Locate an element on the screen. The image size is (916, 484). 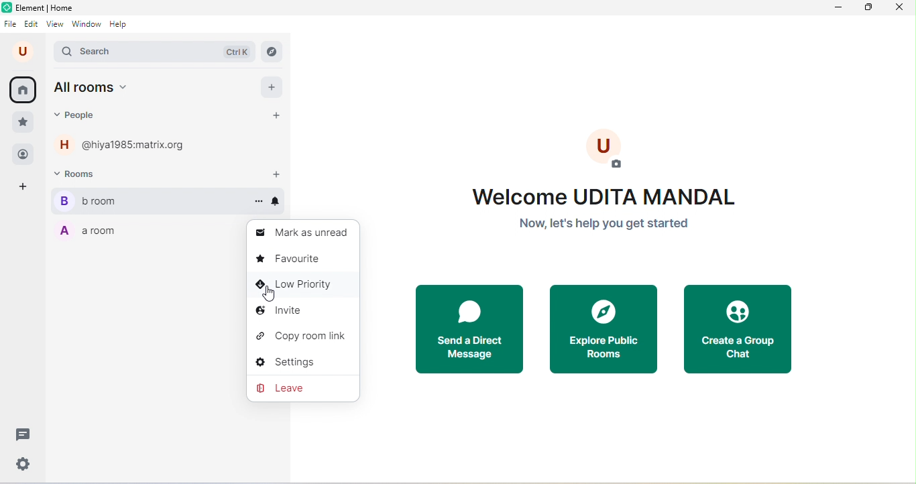
threads is located at coordinates (25, 434).